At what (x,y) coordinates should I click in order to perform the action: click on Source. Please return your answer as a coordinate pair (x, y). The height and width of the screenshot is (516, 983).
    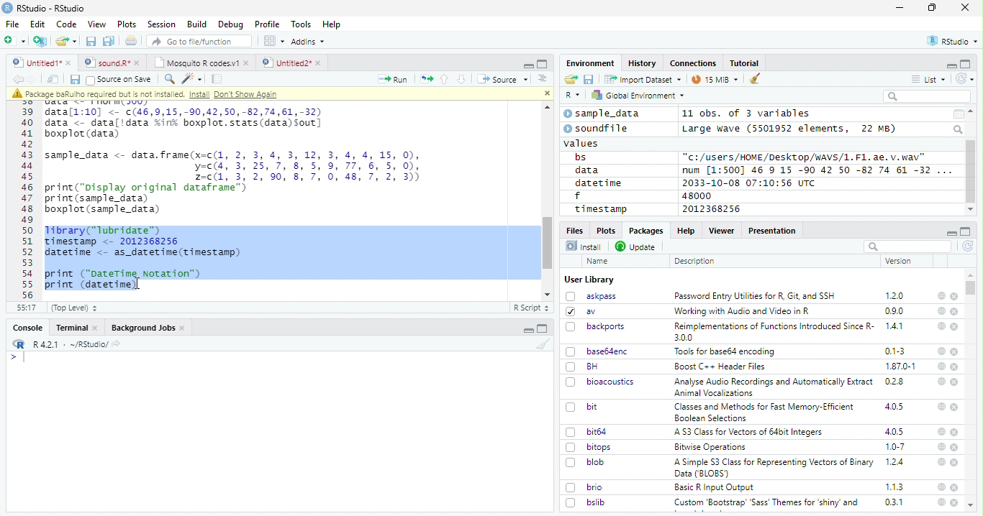
    Looking at the image, I should click on (502, 80).